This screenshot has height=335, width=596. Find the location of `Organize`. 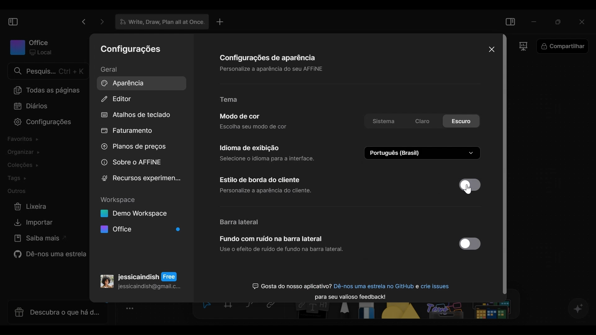

Organize is located at coordinates (22, 153).